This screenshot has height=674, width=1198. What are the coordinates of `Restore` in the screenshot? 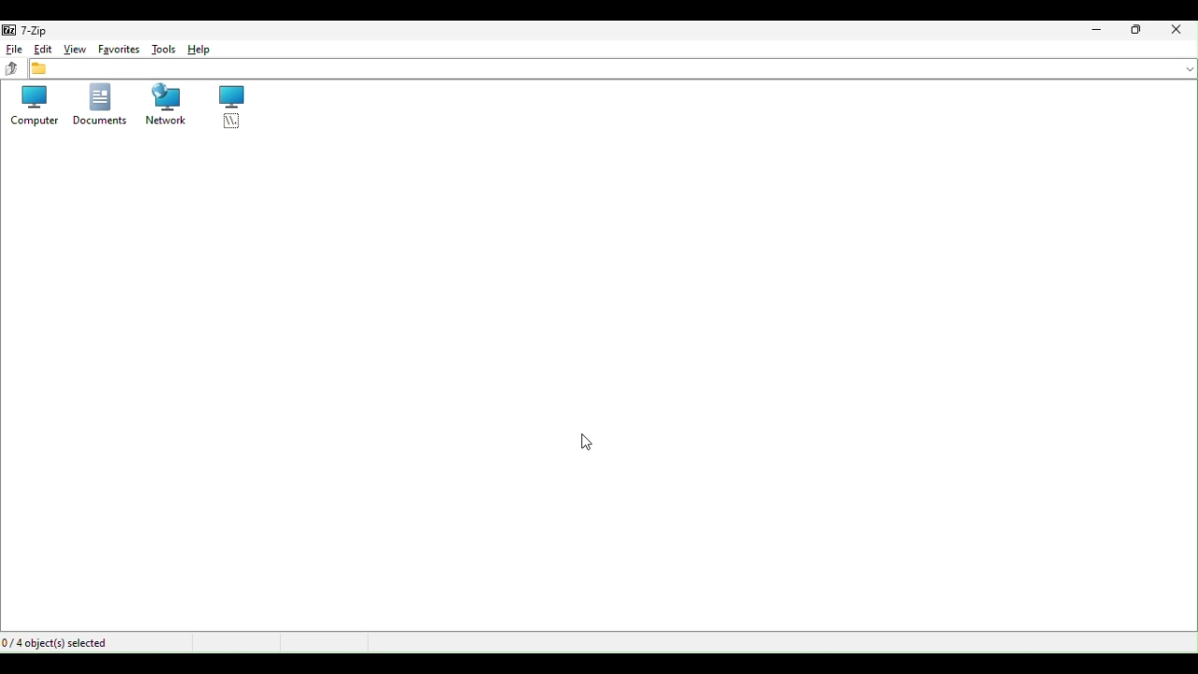 It's located at (1138, 31).